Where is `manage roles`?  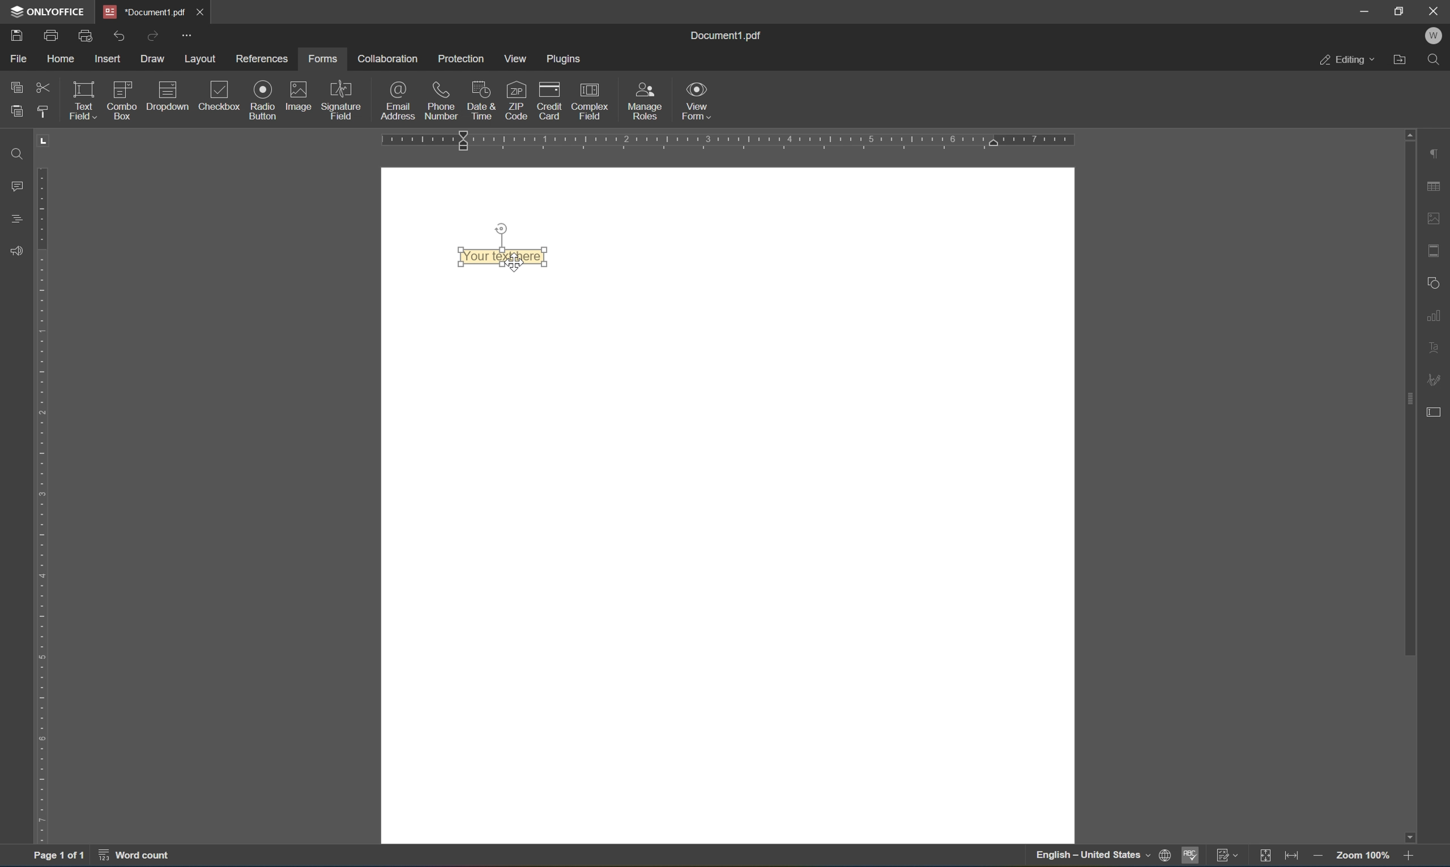 manage roles is located at coordinates (645, 100).